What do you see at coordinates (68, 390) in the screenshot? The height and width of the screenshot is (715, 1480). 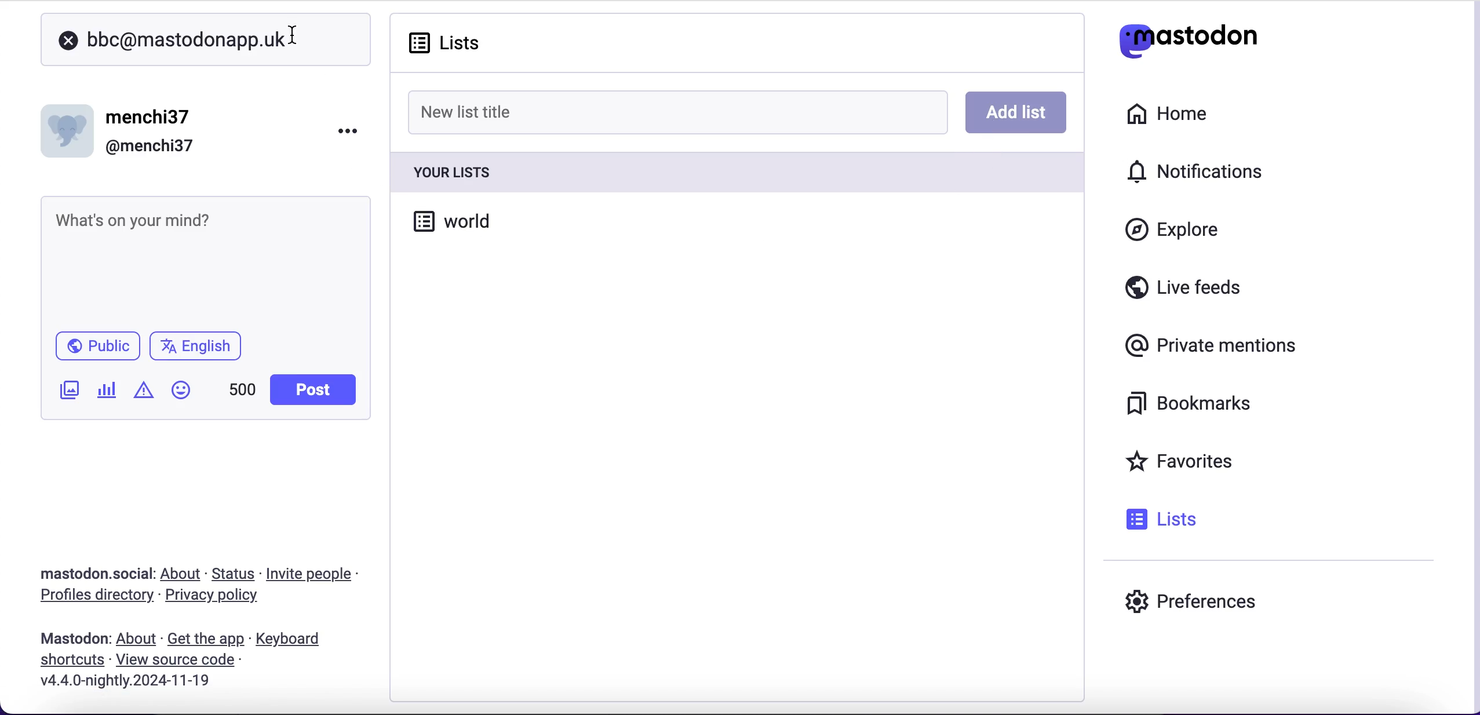 I see `add an image` at bounding box center [68, 390].